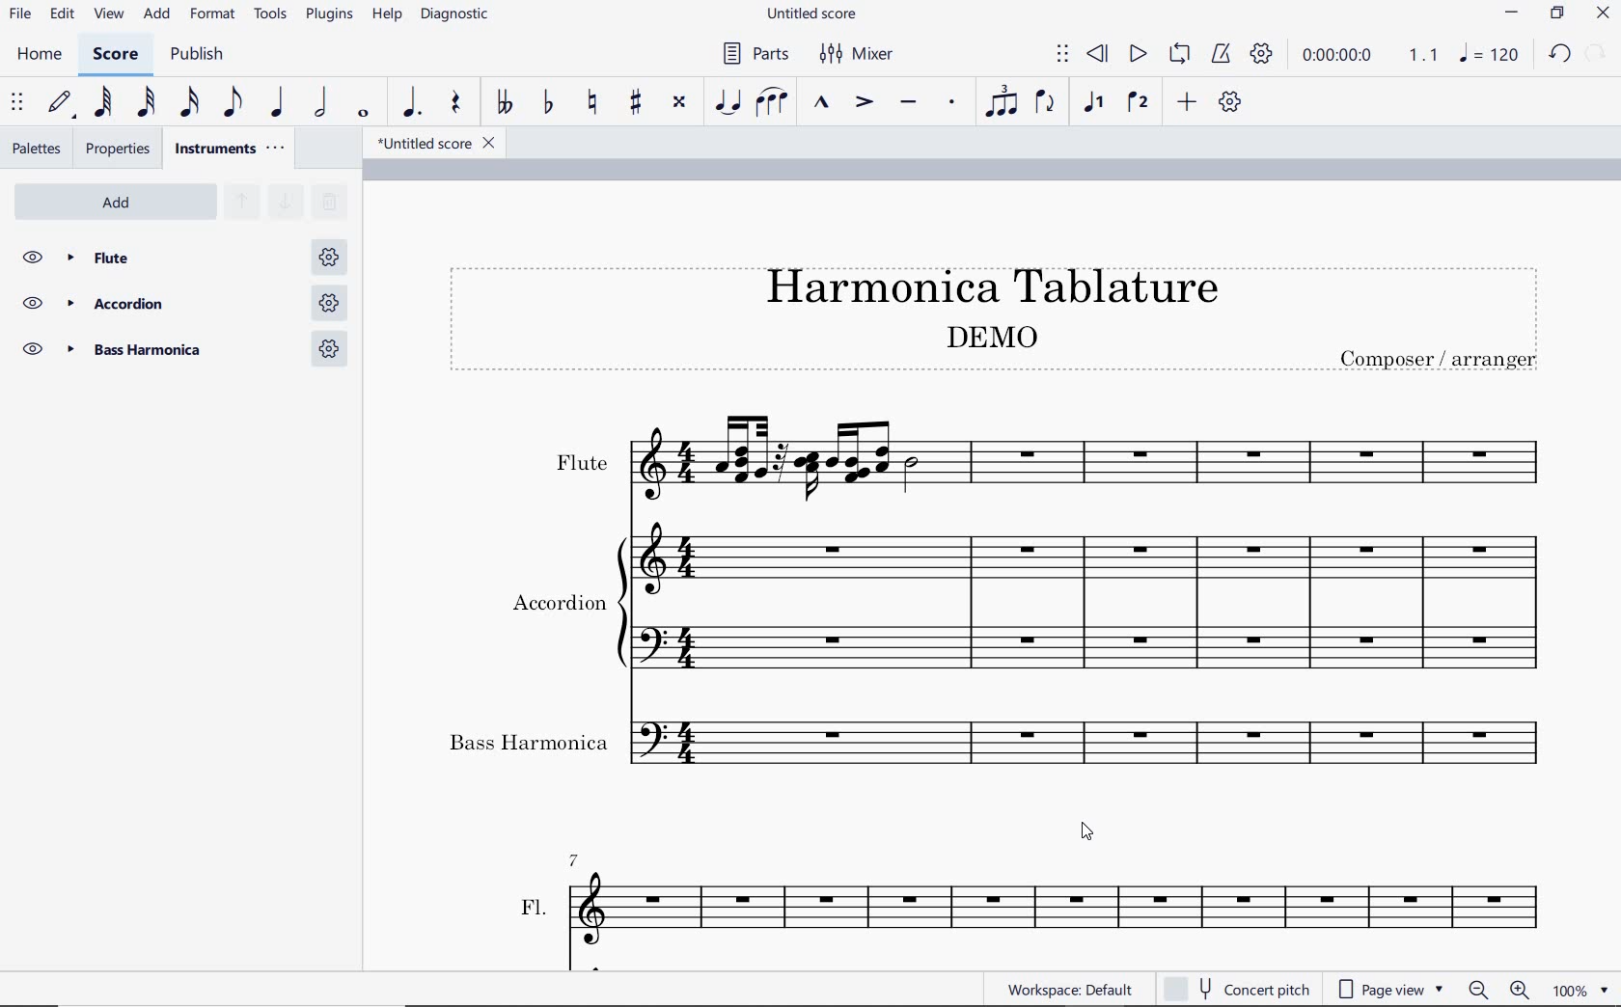 The height and width of the screenshot is (1007, 1621). I want to click on toggle natural, so click(591, 103).